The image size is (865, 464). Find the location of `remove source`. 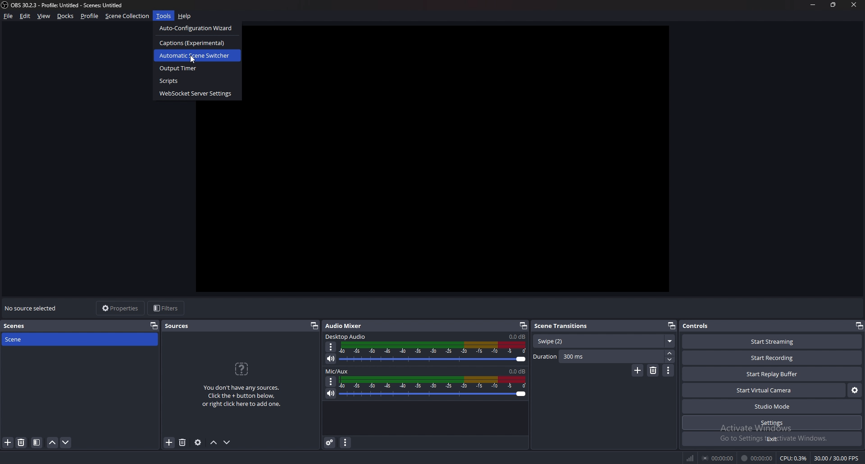

remove source is located at coordinates (182, 443).